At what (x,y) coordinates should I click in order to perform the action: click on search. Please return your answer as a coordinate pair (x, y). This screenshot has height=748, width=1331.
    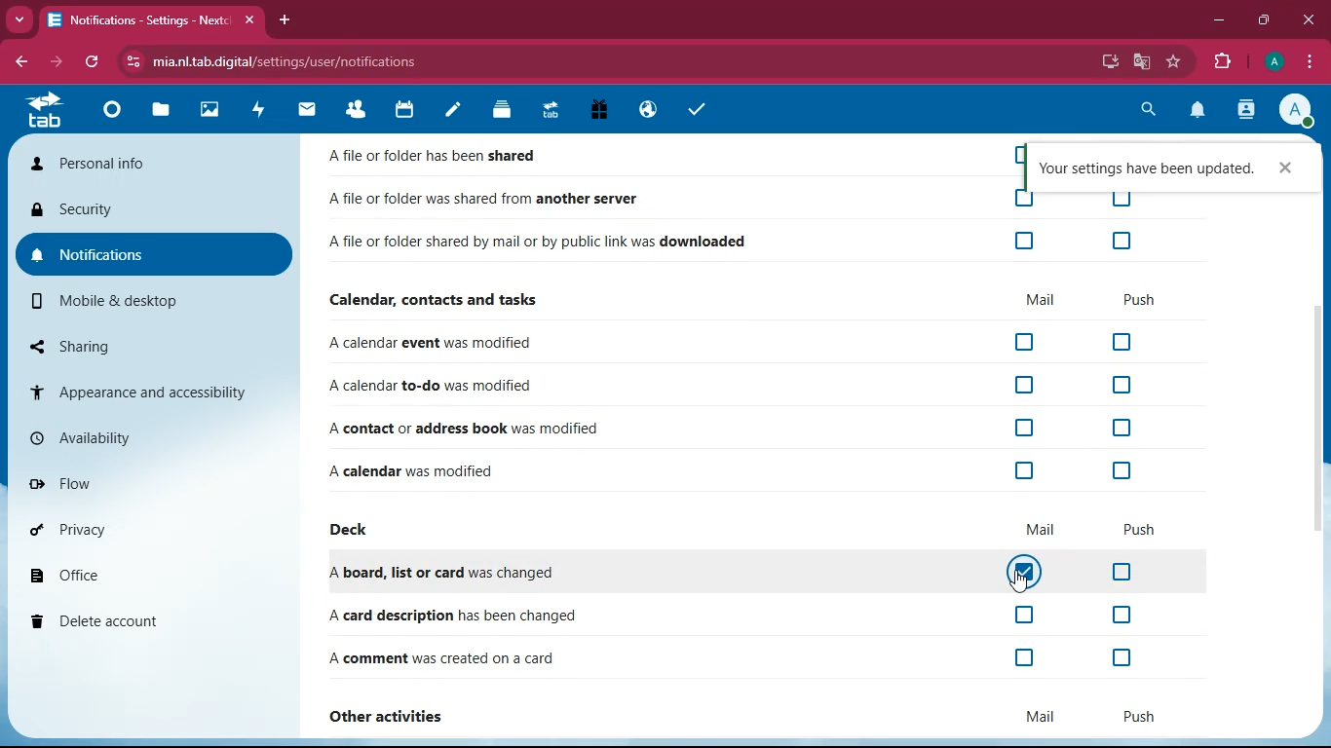
    Looking at the image, I should click on (1148, 108).